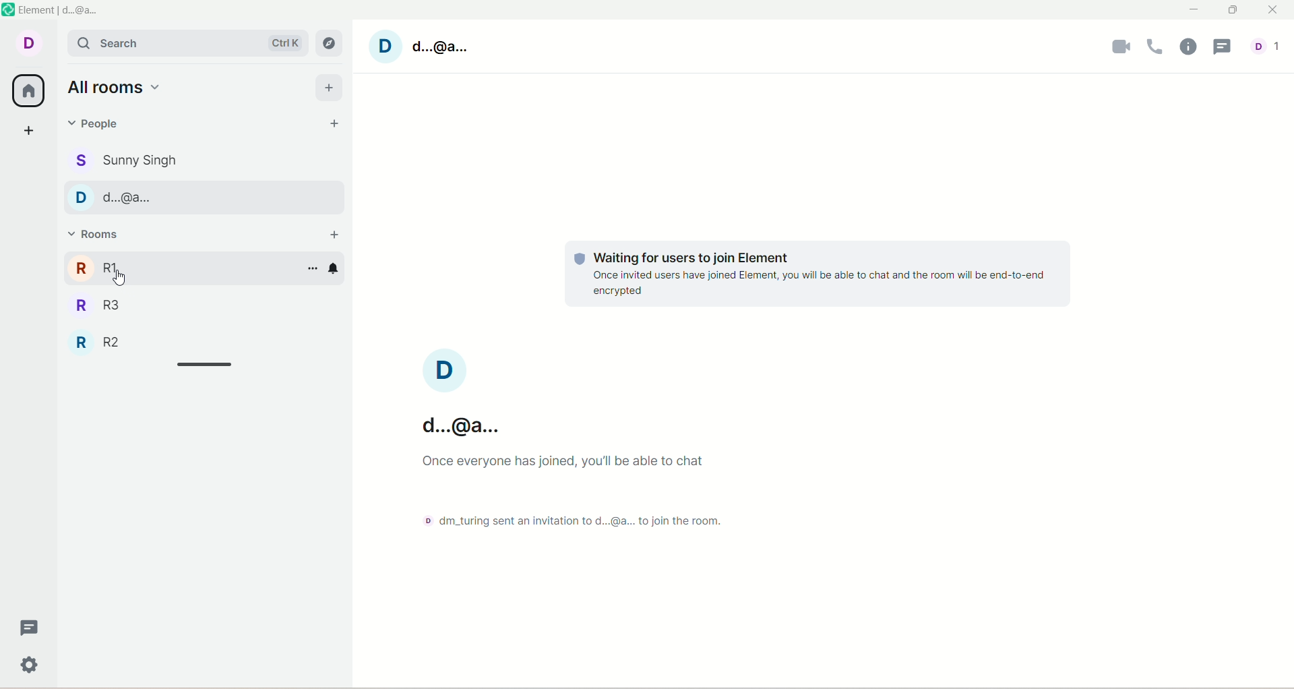  I want to click on create a space, so click(30, 129).